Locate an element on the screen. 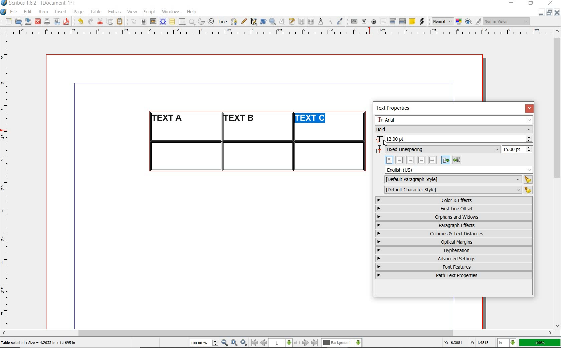 This screenshot has width=561, height=348. path text properties is located at coordinates (453, 275).